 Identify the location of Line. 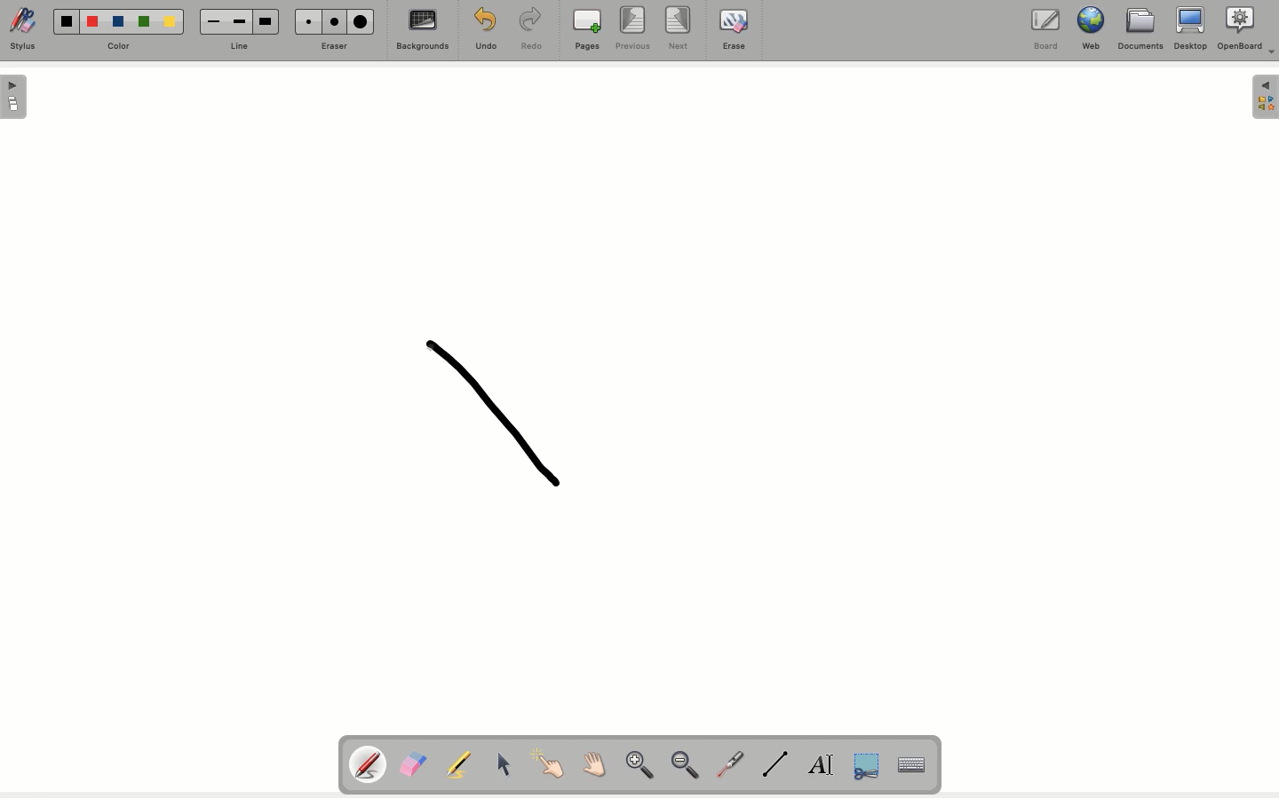
(777, 765).